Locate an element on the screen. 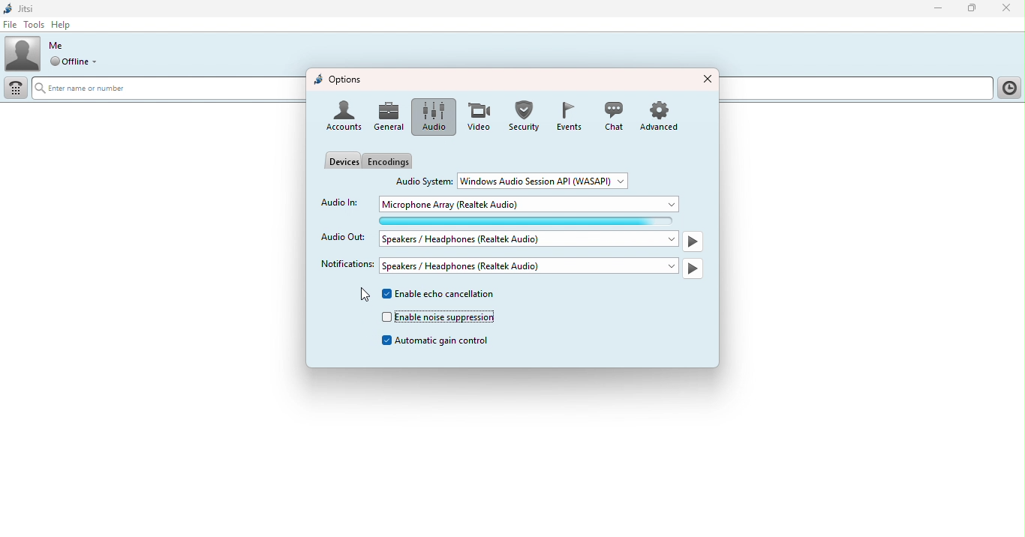 This screenshot has width=1025, height=537. General is located at coordinates (390, 117).